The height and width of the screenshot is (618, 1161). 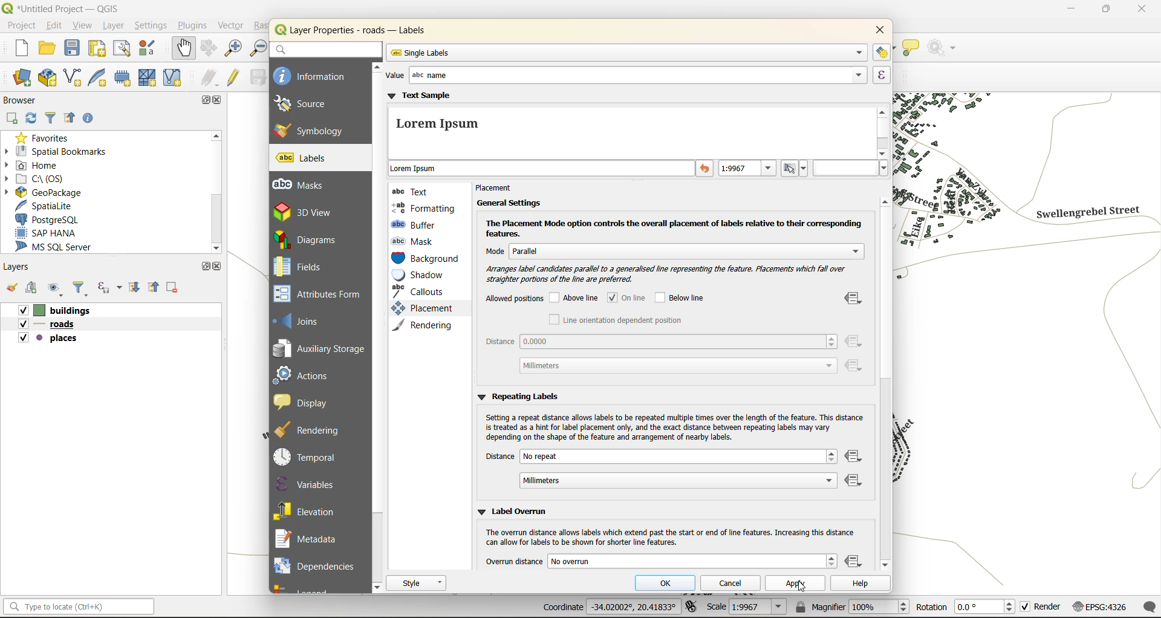 What do you see at coordinates (21, 268) in the screenshot?
I see `layers` at bounding box center [21, 268].